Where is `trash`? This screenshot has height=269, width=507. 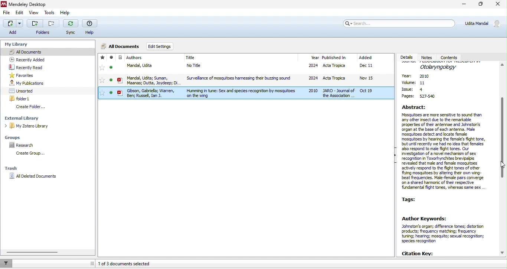
trash is located at coordinates (12, 169).